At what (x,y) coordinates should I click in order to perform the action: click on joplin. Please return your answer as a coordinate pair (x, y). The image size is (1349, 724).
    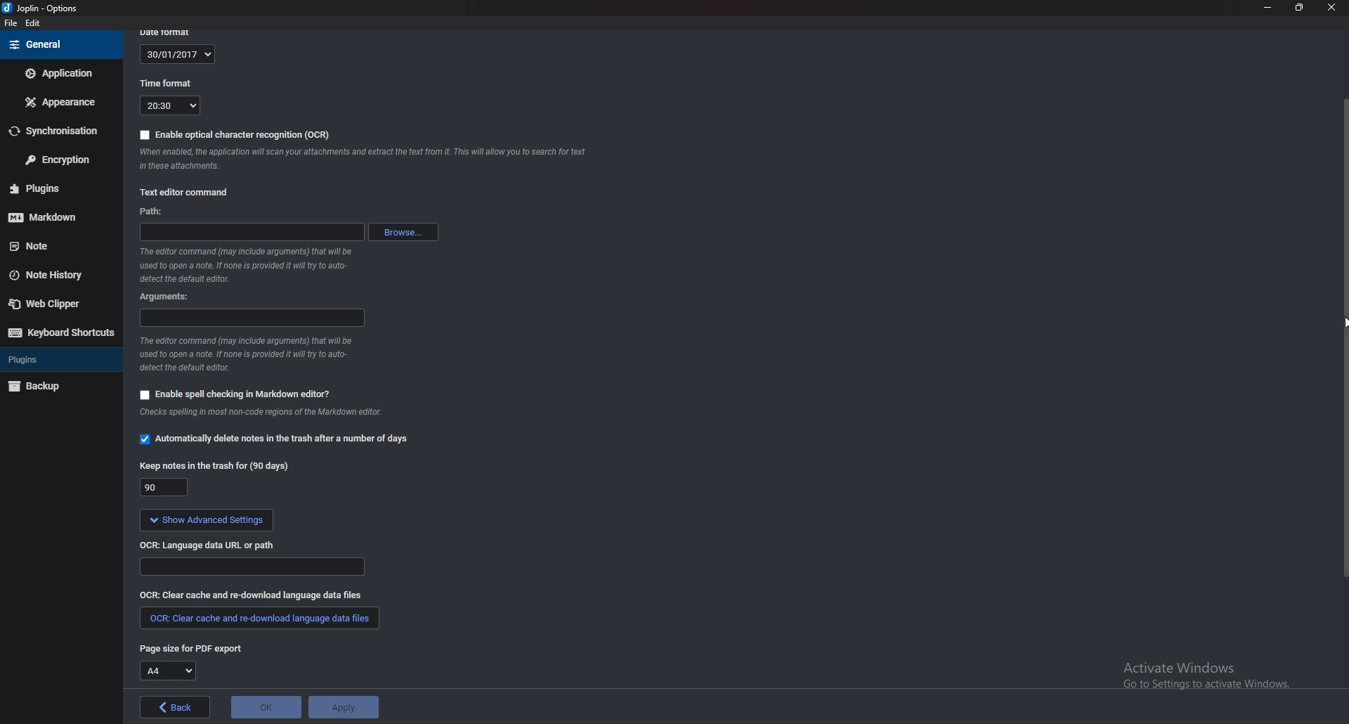
    Looking at the image, I should click on (46, 8).